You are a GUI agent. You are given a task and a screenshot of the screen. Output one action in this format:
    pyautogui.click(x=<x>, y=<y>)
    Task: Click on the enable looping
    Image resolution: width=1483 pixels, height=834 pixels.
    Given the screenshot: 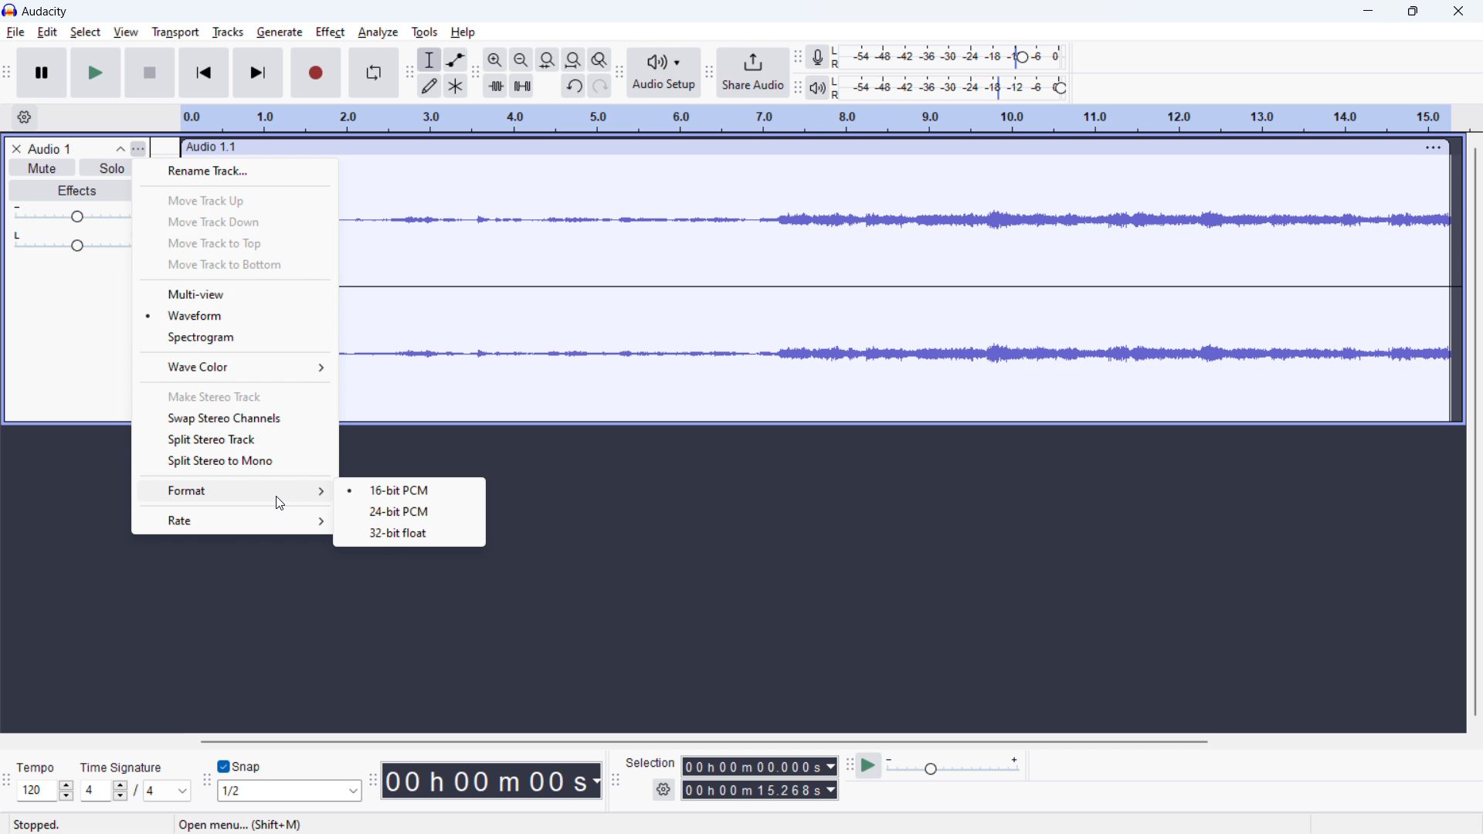 What is the action you would take?
    pyautogui.click(x=372, y=73)
    